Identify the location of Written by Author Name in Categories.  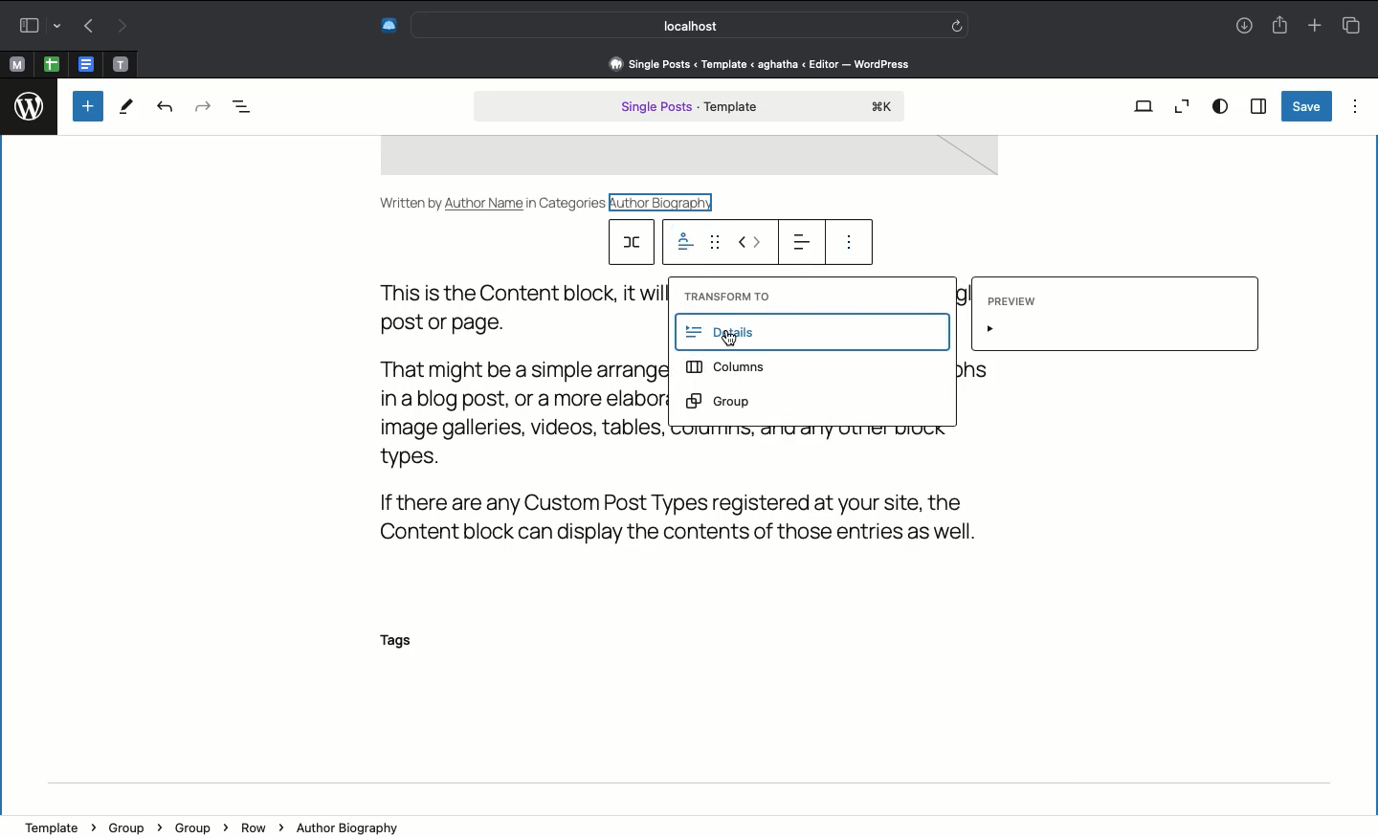
(494, 201).